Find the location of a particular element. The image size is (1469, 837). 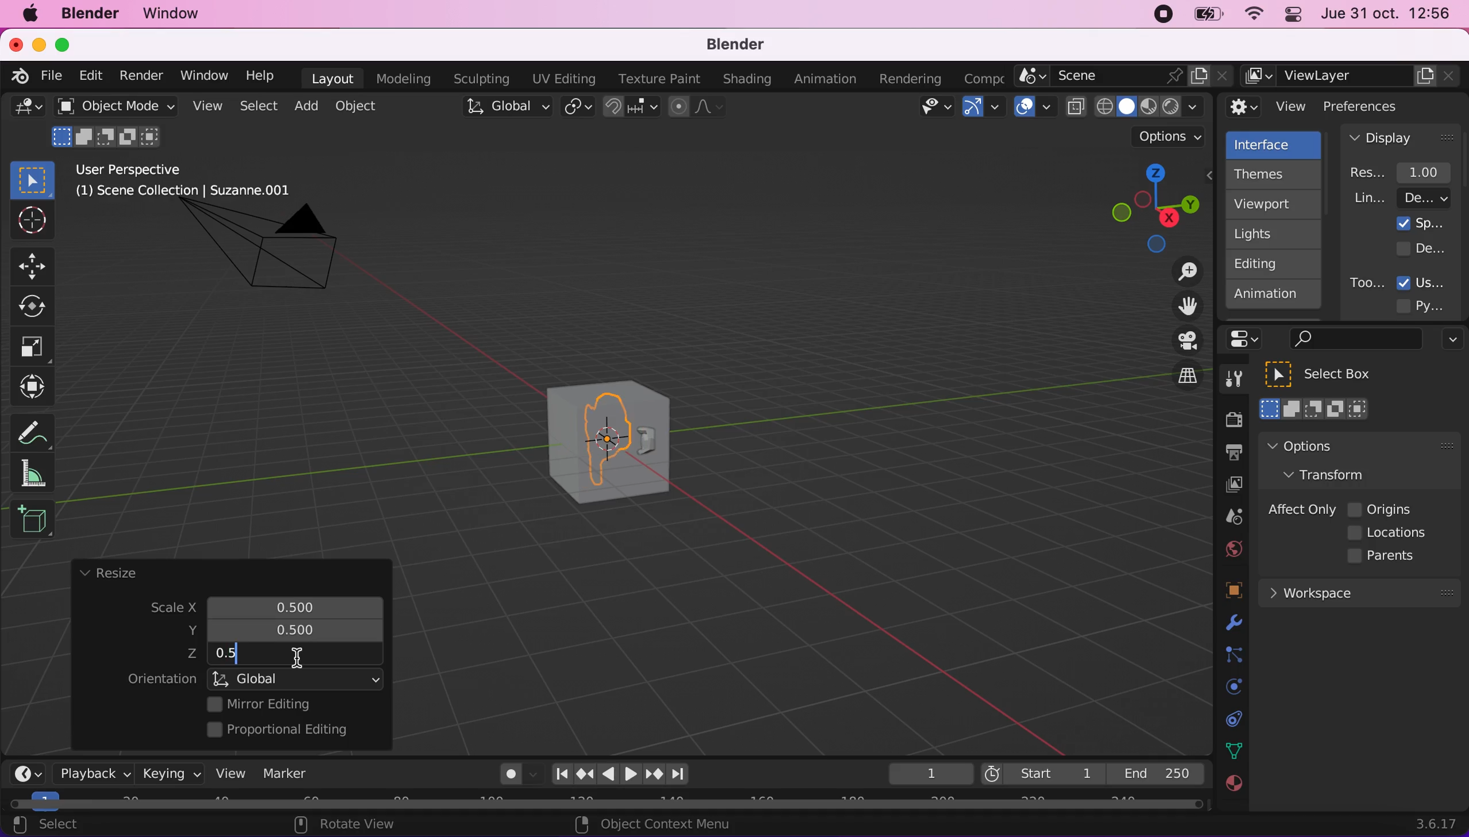

minimize is located at coordinates (37, 44).